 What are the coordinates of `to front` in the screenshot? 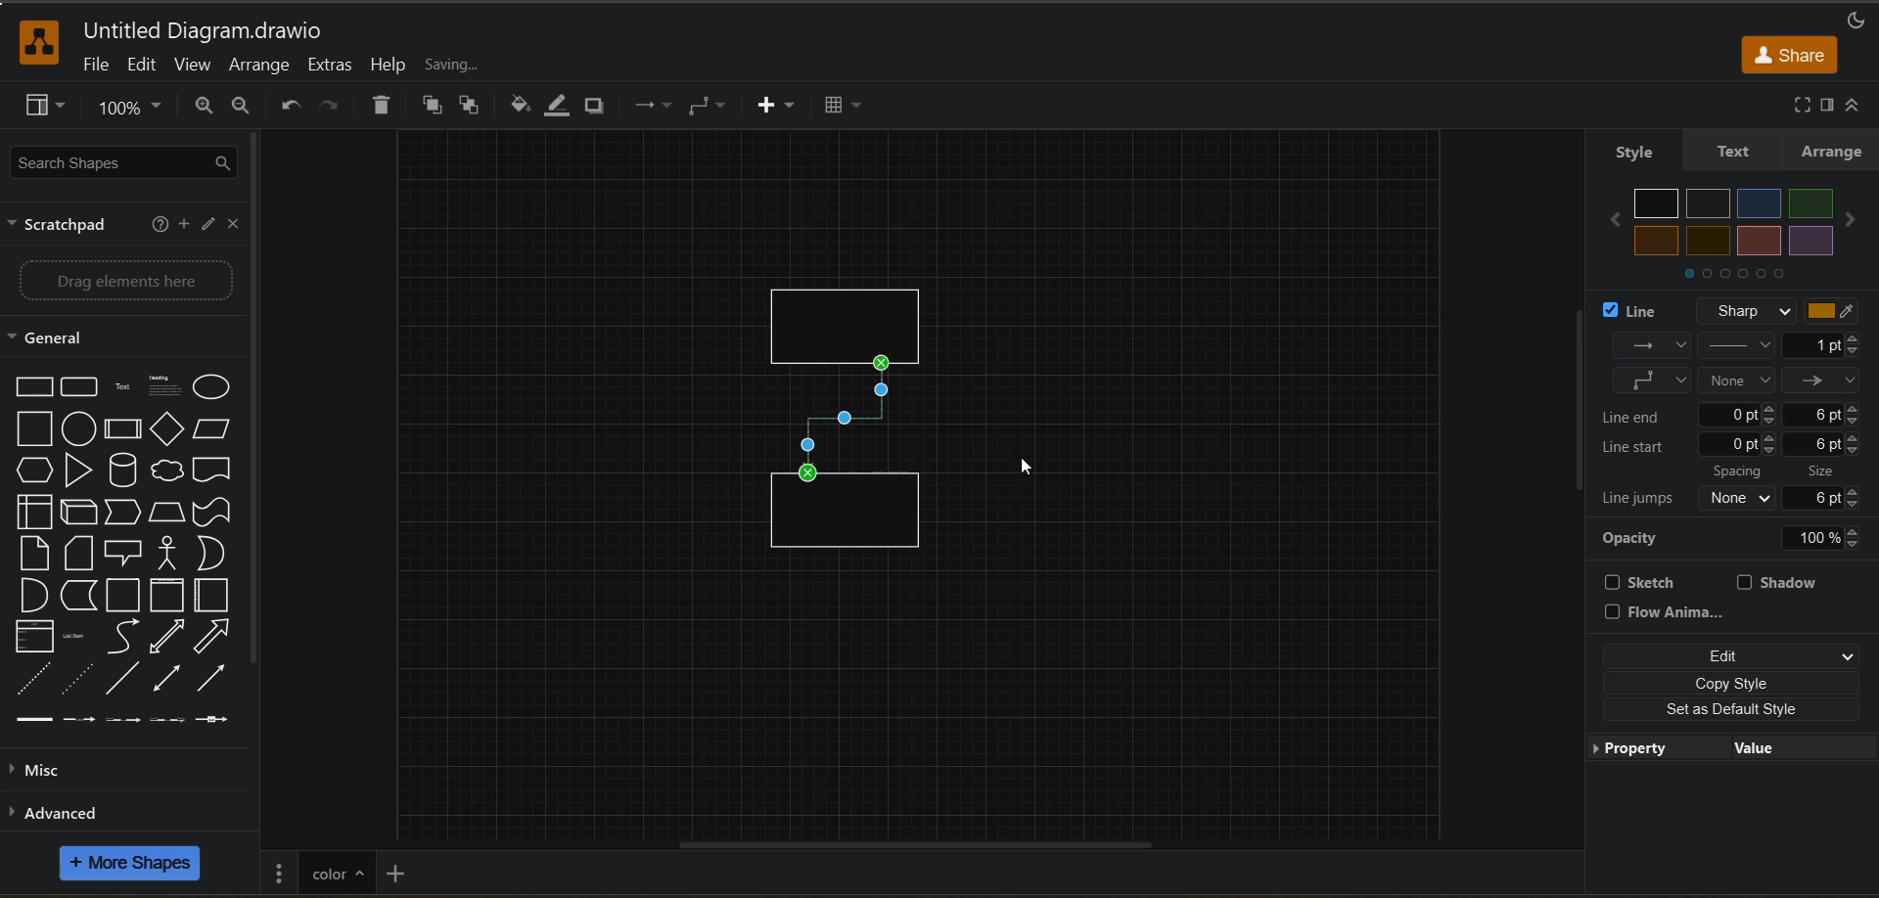 It's located at (434, 106).